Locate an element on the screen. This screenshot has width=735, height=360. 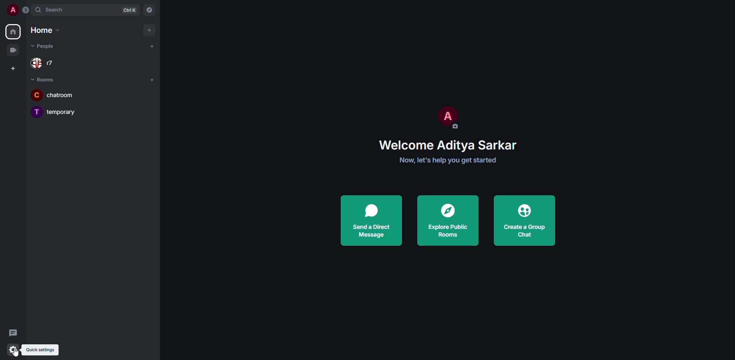
home is located at coordinates (44, 29).